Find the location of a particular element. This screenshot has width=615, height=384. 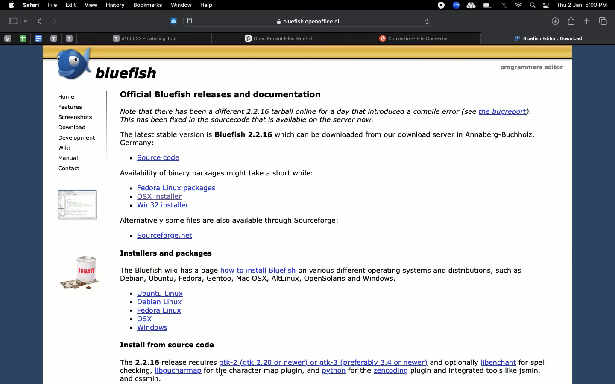

alternatively some files are also available  is located at coordinates (230, 220).